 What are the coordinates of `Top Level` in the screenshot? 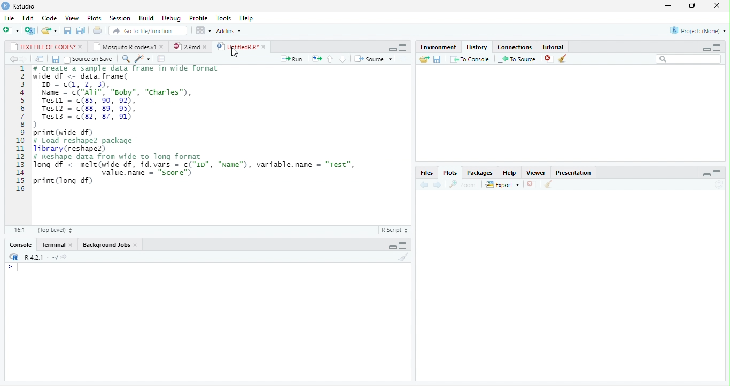 It's located at (56, 230).